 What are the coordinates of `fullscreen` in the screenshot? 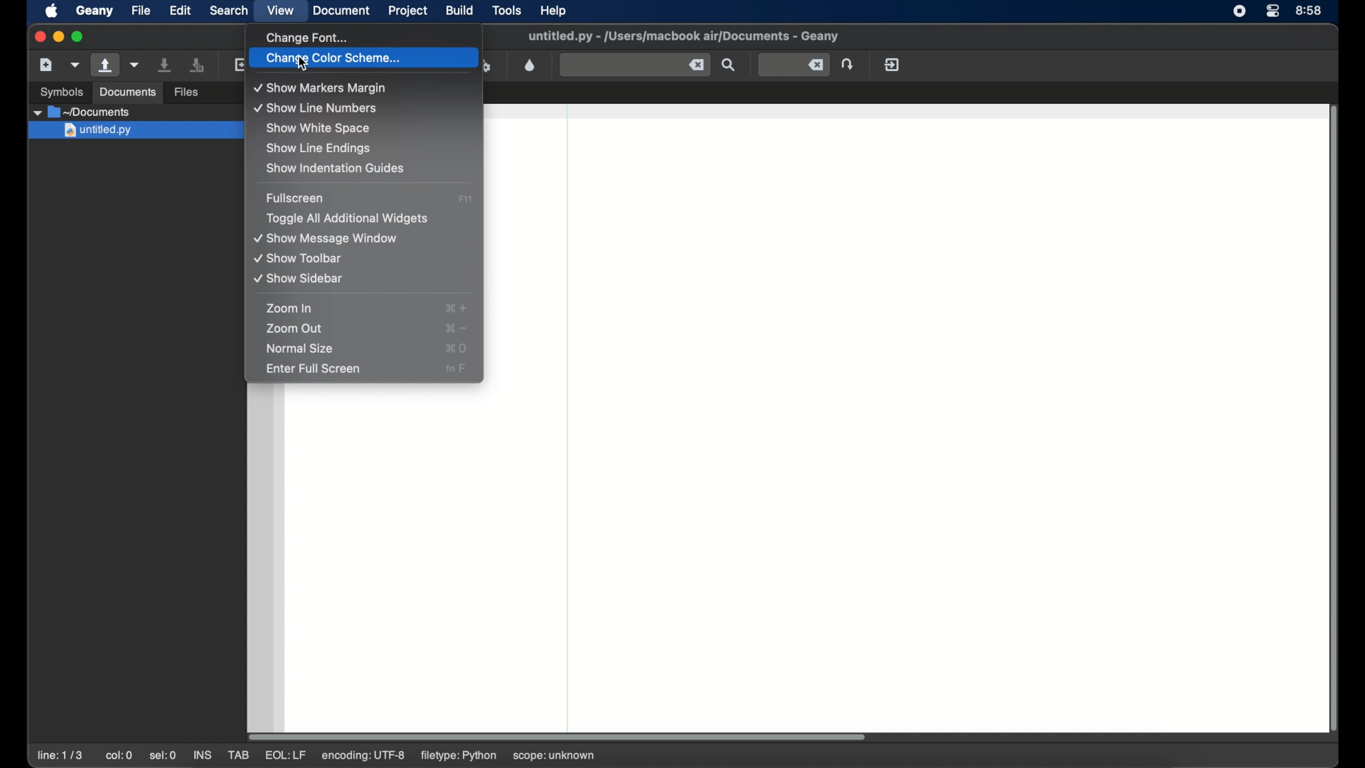 It's located at (294, 198).